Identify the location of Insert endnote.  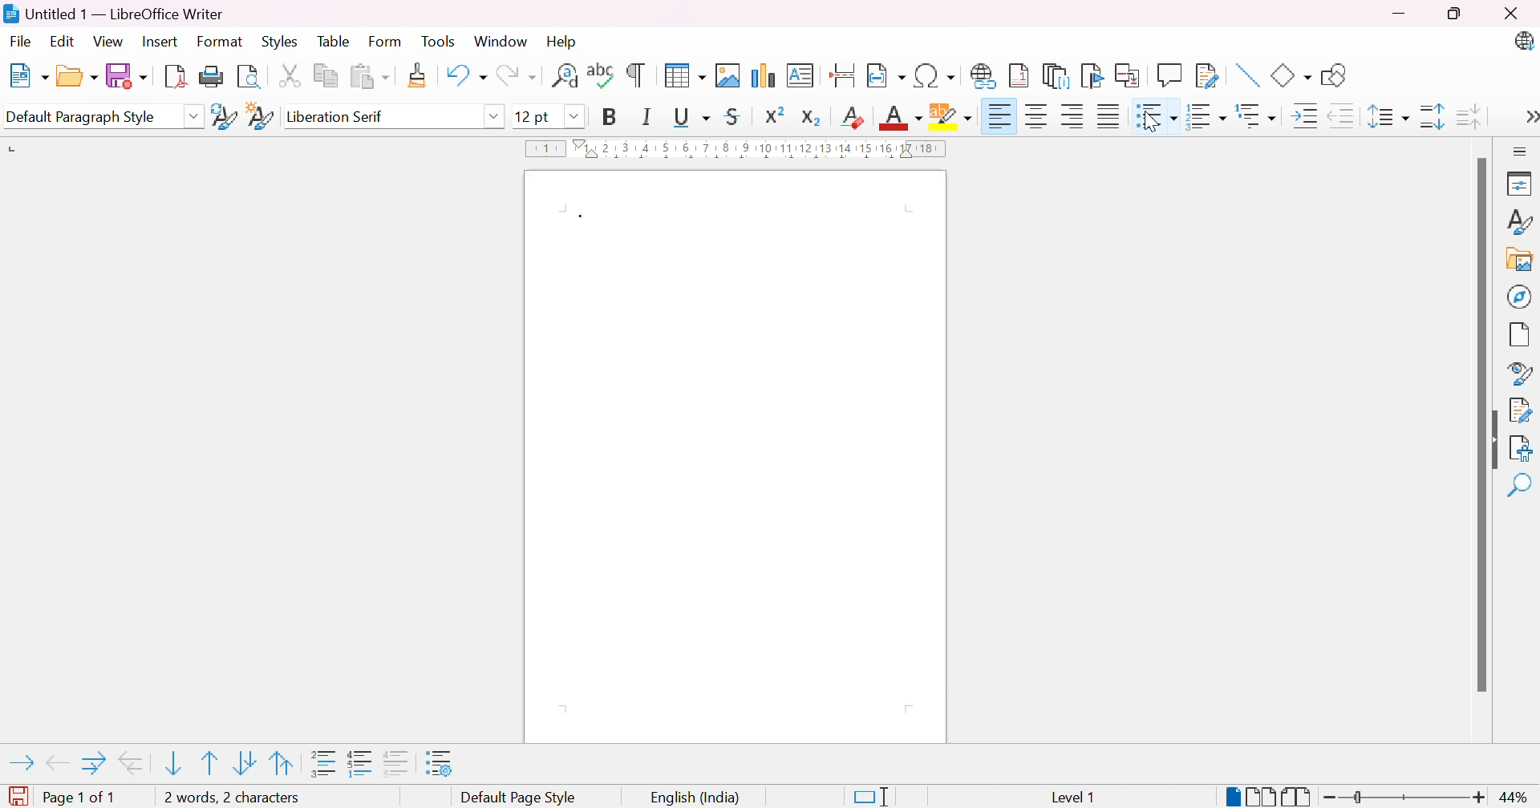
(1057, 75).